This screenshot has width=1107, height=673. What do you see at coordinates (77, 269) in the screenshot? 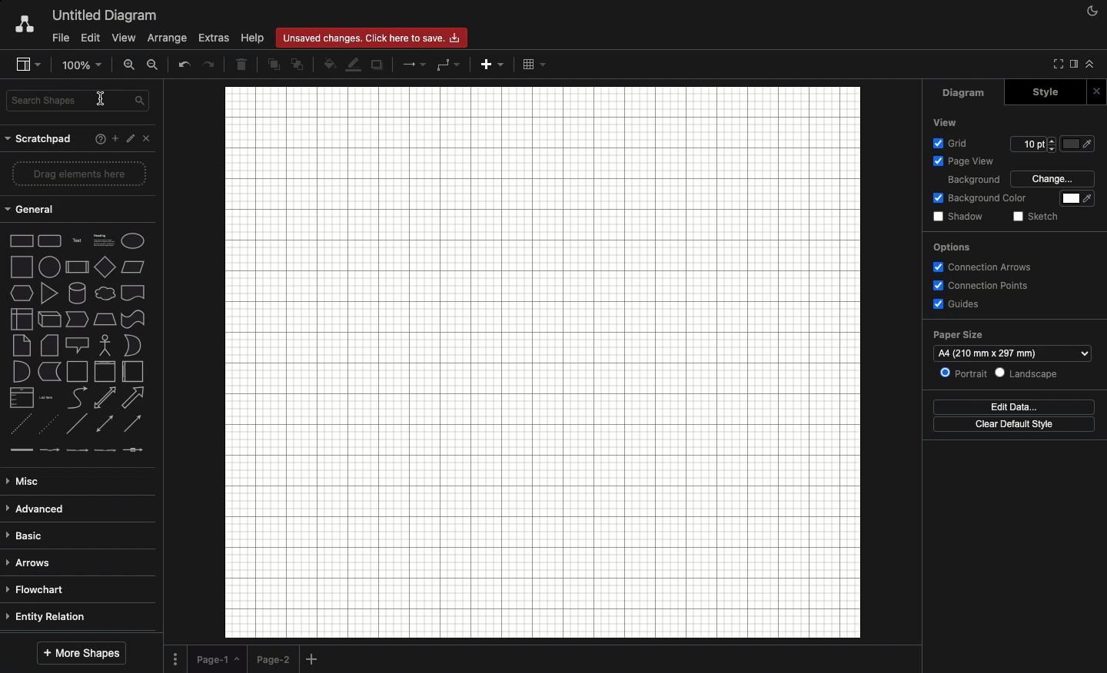
I see `` at bounding box center [77, 269].